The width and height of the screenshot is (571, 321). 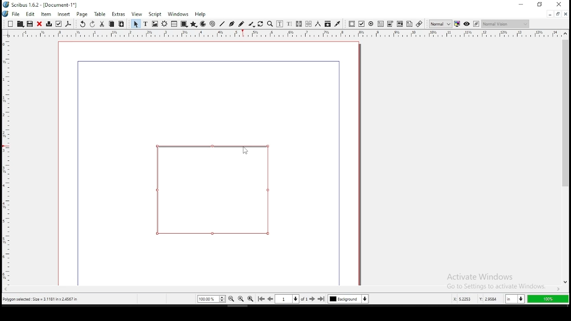 What do you see at coordinates (252, 24) in the screenshot?
I see `calligraphy line` at bounding box center [252, 24].